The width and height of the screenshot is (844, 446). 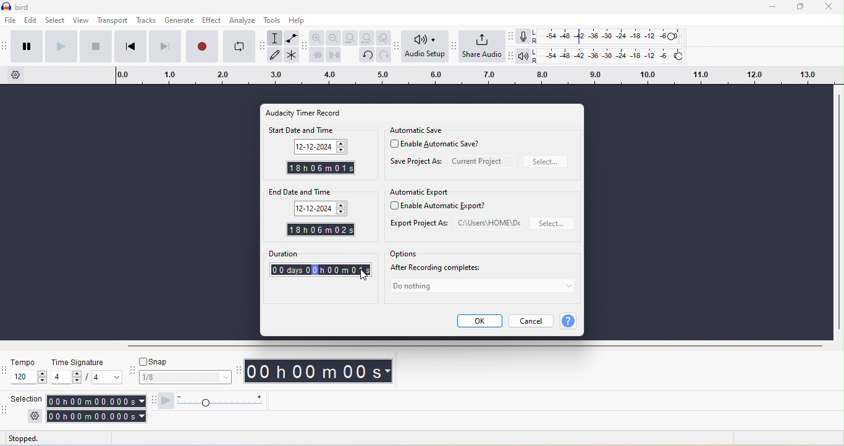 I want to click on enable looping, so click(x=237, y=48).